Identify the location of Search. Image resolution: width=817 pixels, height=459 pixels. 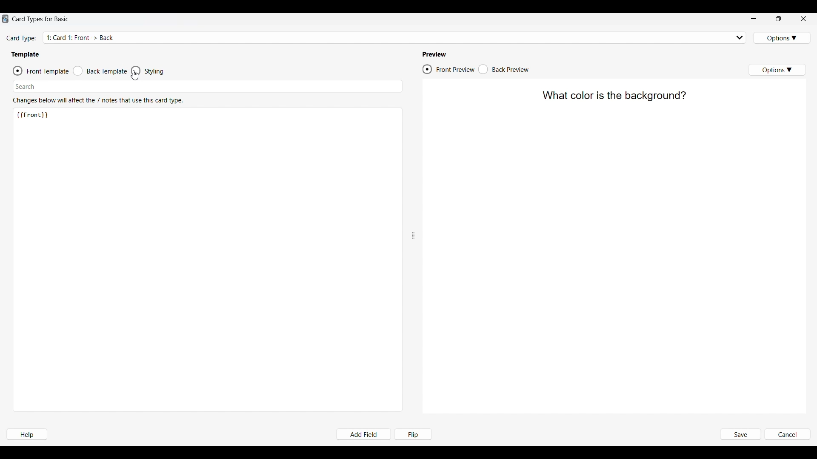
(26, 86).